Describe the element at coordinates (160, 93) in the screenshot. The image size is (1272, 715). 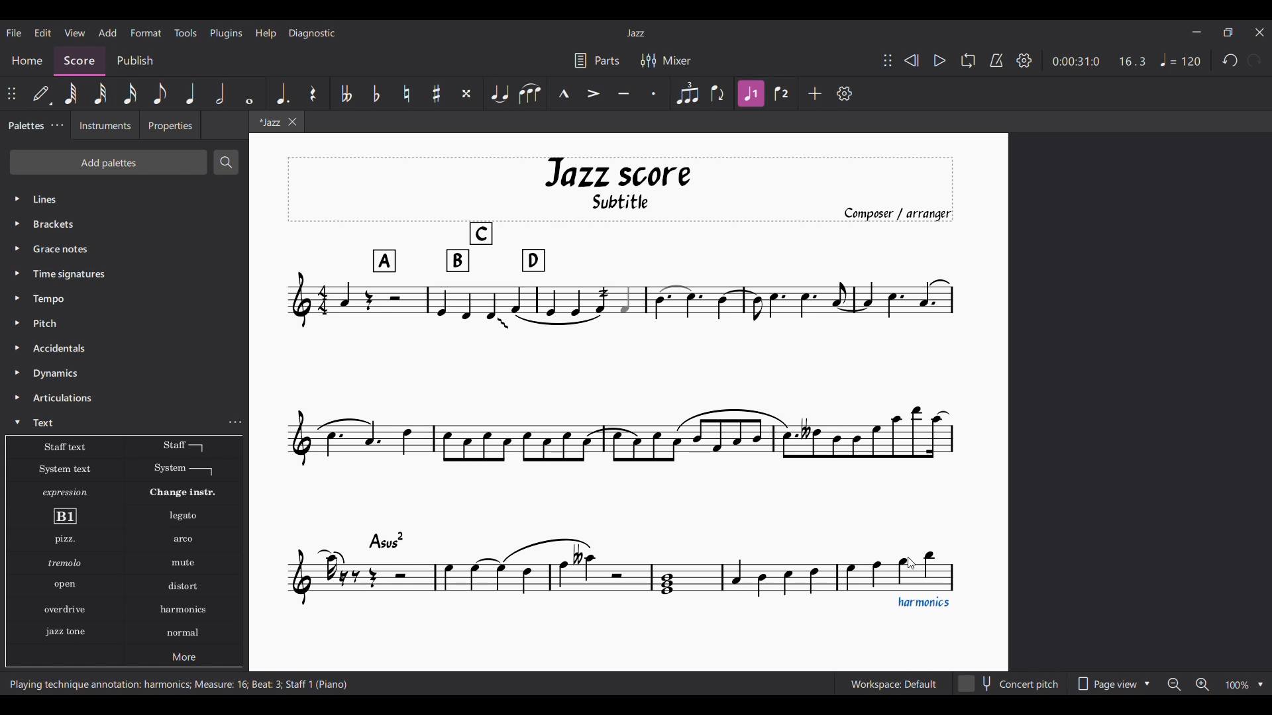
I see `8th note` at that location.